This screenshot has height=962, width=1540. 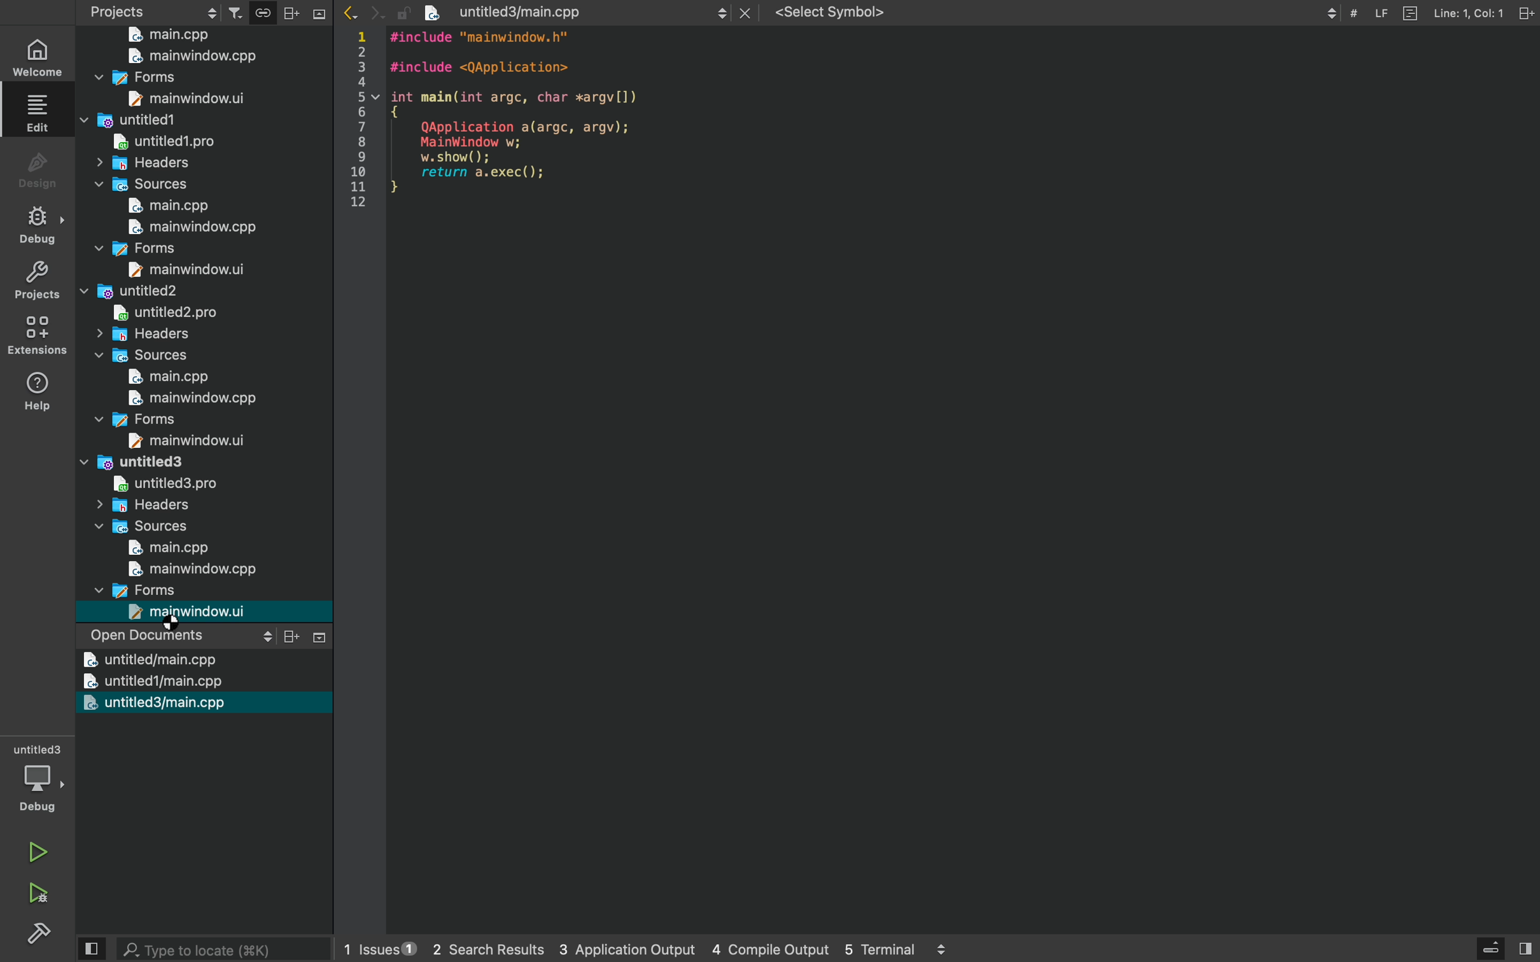 What do you see at coordinates (38, 893) in the screenshot?
I see `debug and run` at bounding box center [38, 893].